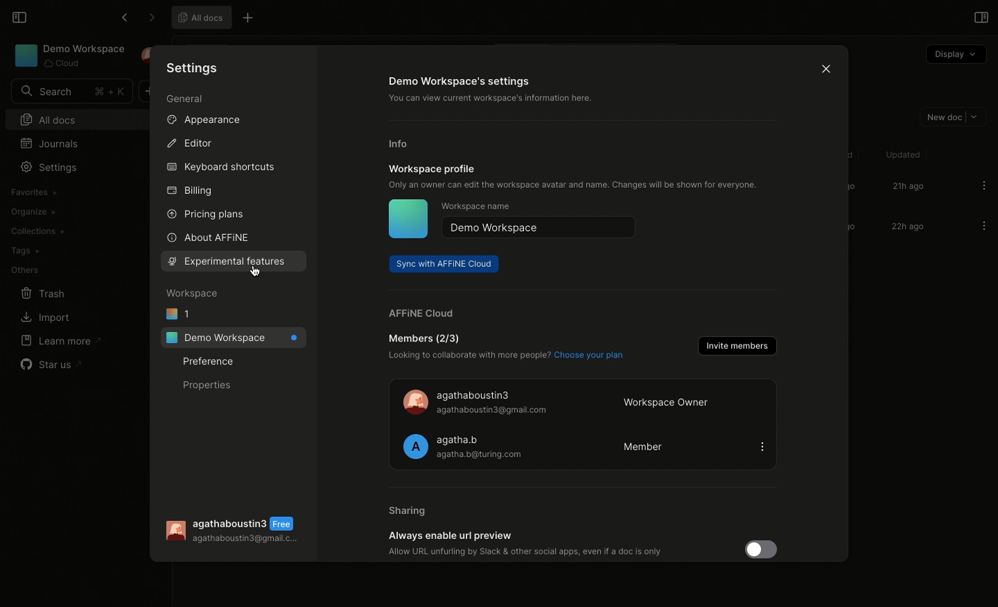 The height and width of the screenshot is (607, 998). I want to click on Preference, so click(210, 361).